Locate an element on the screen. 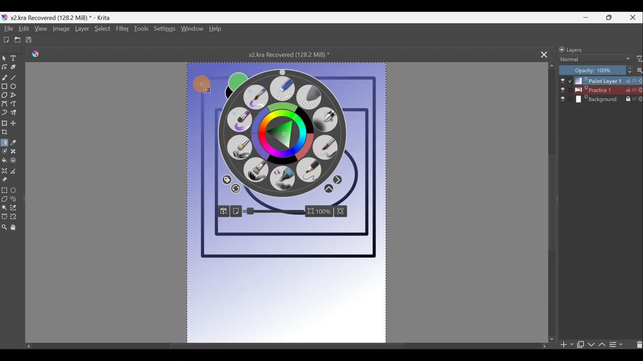  Opacity is located at coordinates (339, 179).